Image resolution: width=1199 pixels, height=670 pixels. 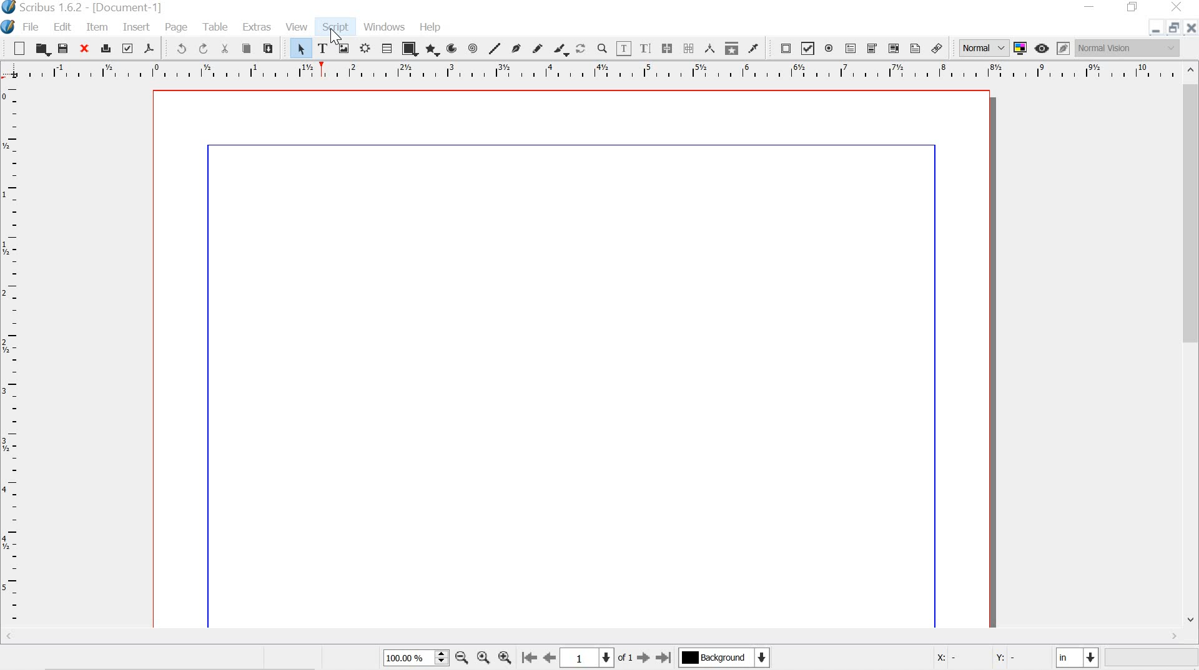 What do you see at coordinates (226, 48) in the screenshot?
I see `cut` at bounding box center [226, 48].